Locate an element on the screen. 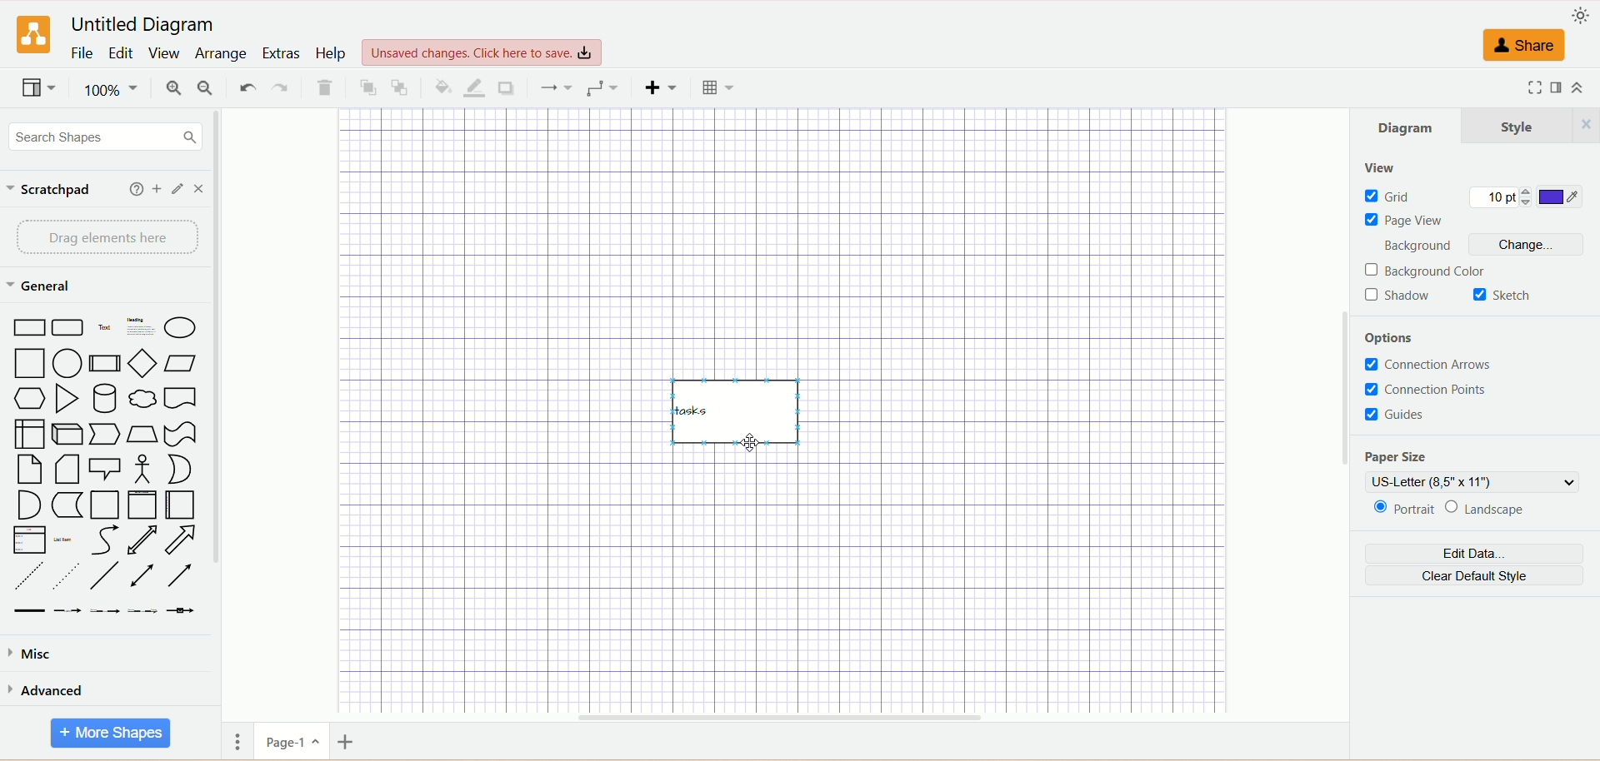 The width and height of the screenshot is (1600, 761). insert is located at coordinates (662, 87).